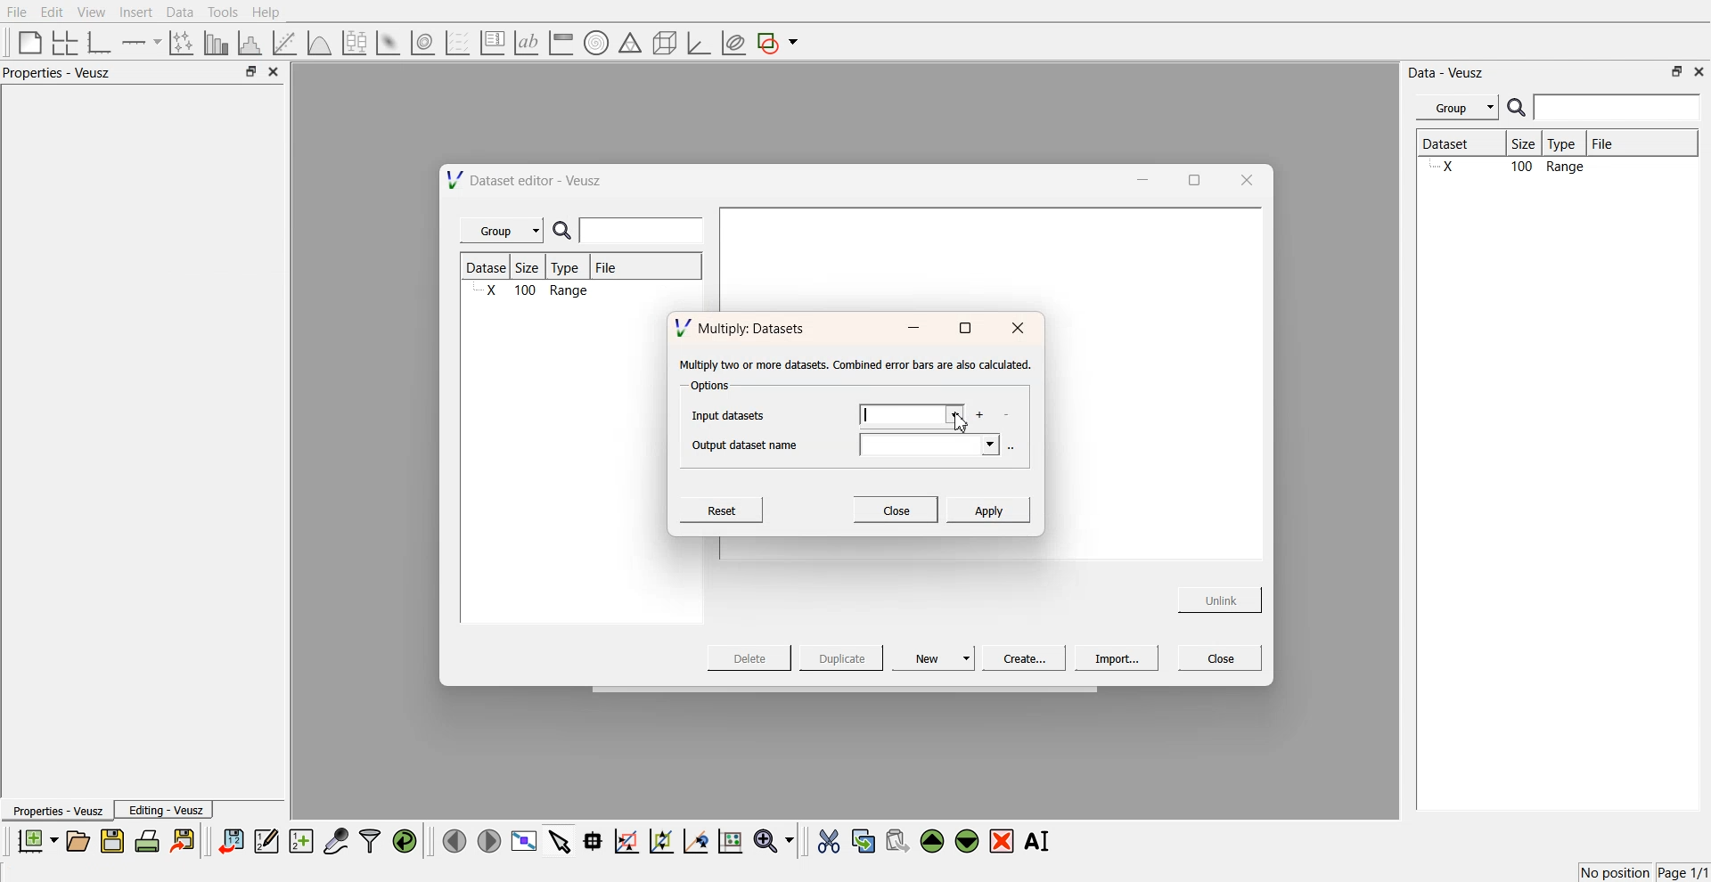 The height and width of the screenshot is (882, 1711). What do you see at coordinates (896, 840) in the screenshot?
I see `paste the selected widgets` at bounding box center [896, 840].